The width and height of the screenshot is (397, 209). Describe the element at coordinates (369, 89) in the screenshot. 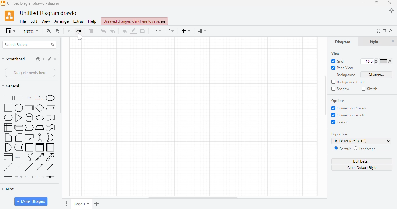

I see `sketch` at that location.